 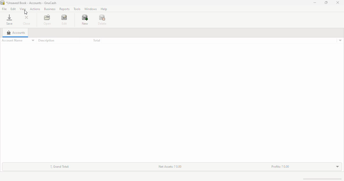 I want to click on close, so click(x=338, y=3).